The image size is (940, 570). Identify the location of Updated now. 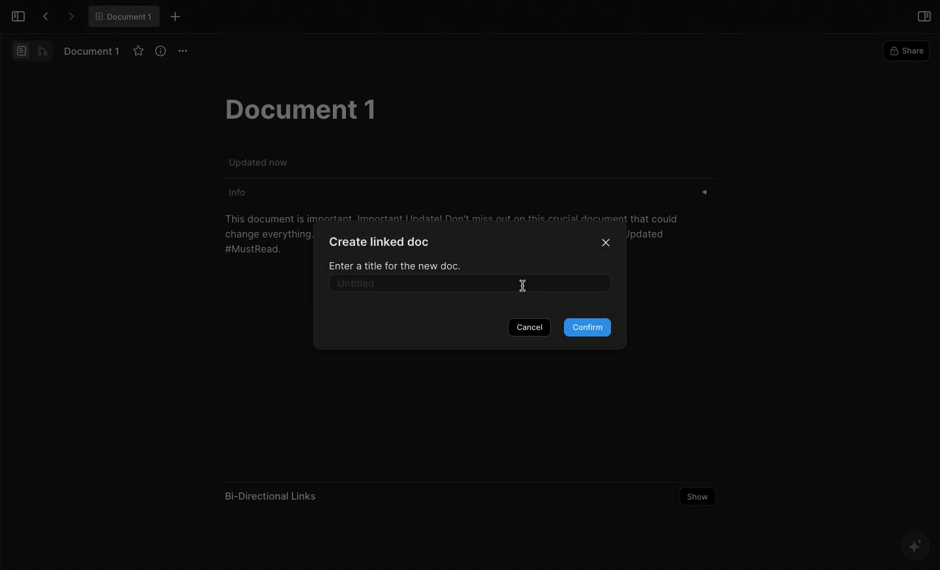
(260, 162).